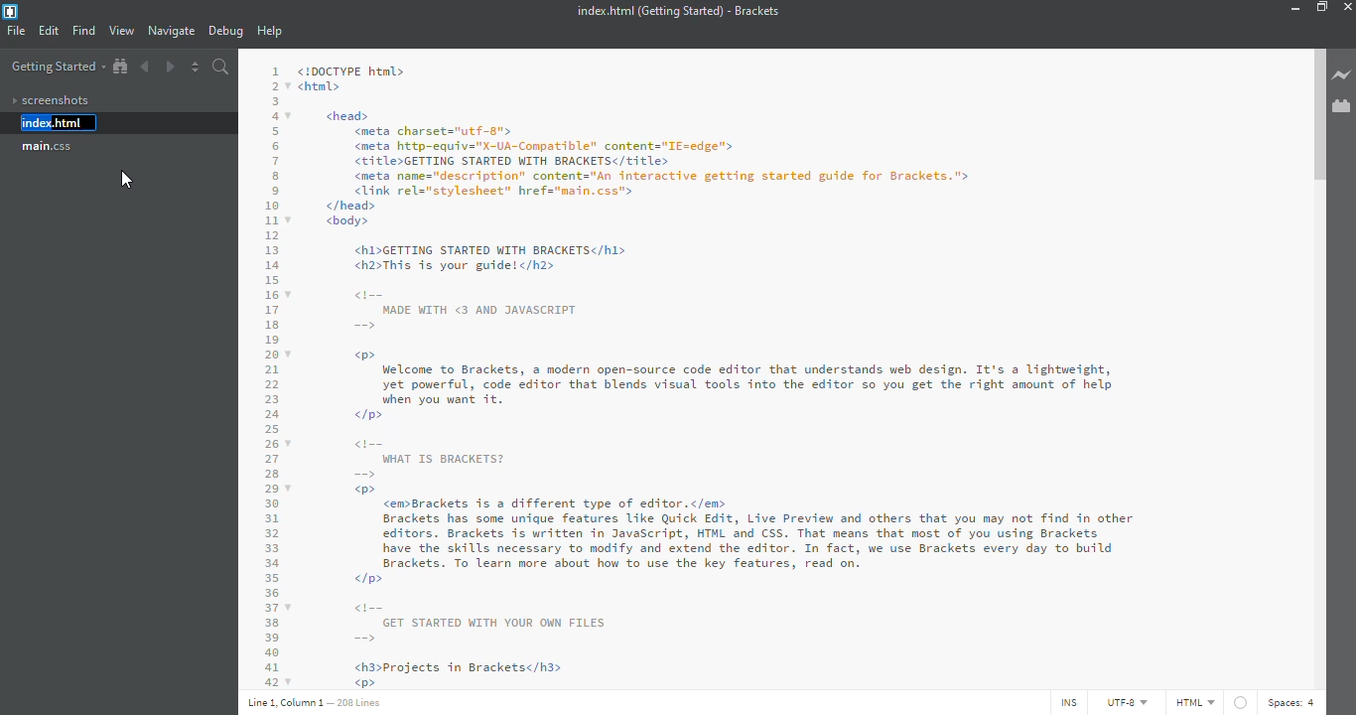  What do you see at coordinates (1316, 118) in the screenshot?
I see `scroll bar` at bounding box center [1316, 118].